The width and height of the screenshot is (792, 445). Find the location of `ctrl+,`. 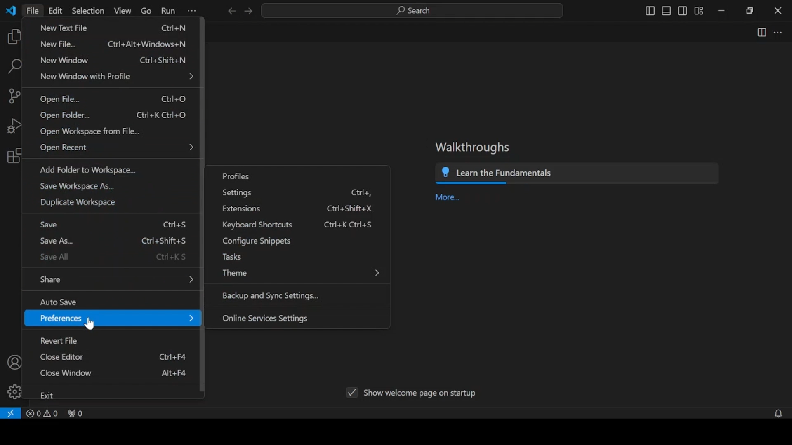

ctrl+, is located at coordinates (362, 192).